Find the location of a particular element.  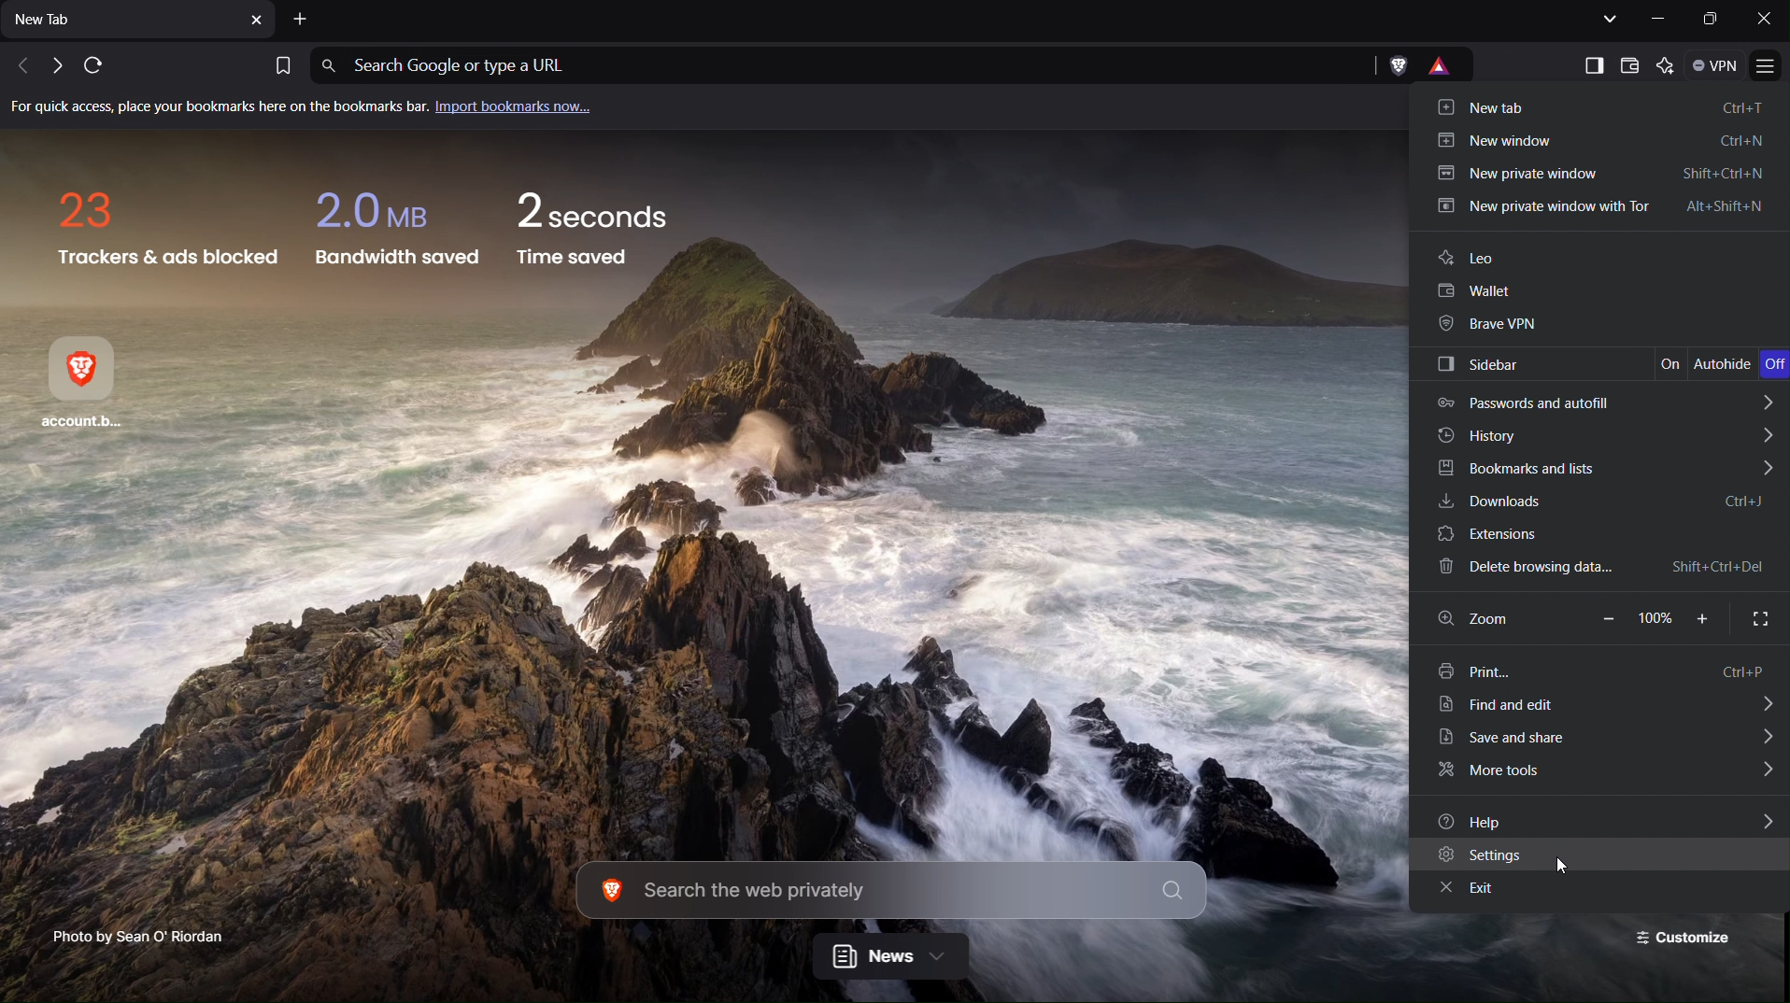

Address bar is located at coordinates (835, 66).